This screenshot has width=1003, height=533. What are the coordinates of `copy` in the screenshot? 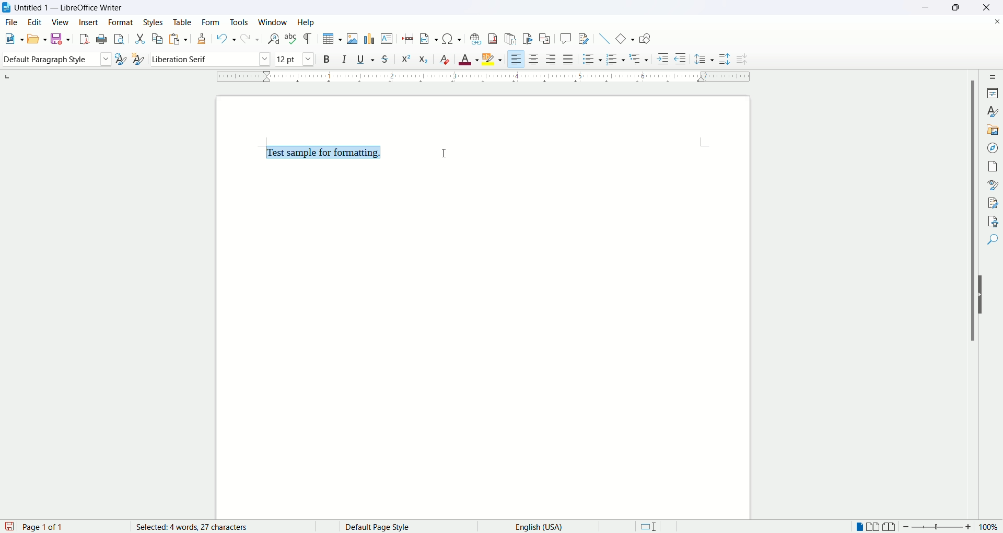 It's located at (158, 40).